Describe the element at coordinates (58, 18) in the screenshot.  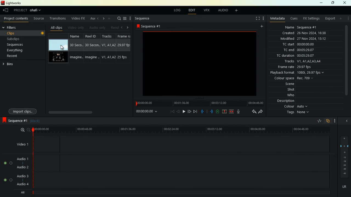
I see `transitions` at that location.